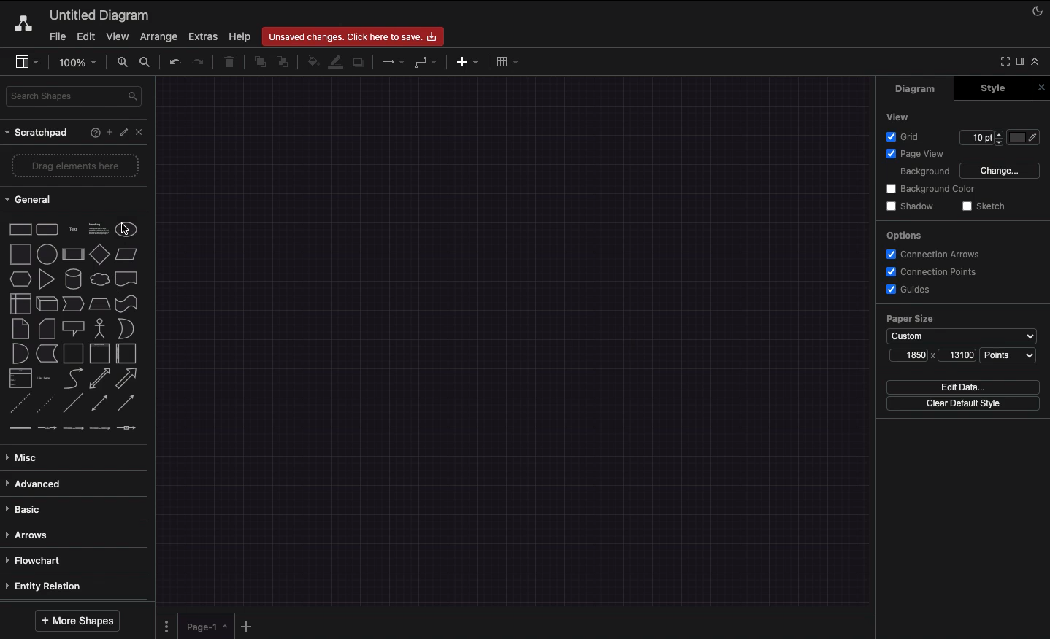 The image size is (1050, 639). I want to click on Close, so click(1043, 87).